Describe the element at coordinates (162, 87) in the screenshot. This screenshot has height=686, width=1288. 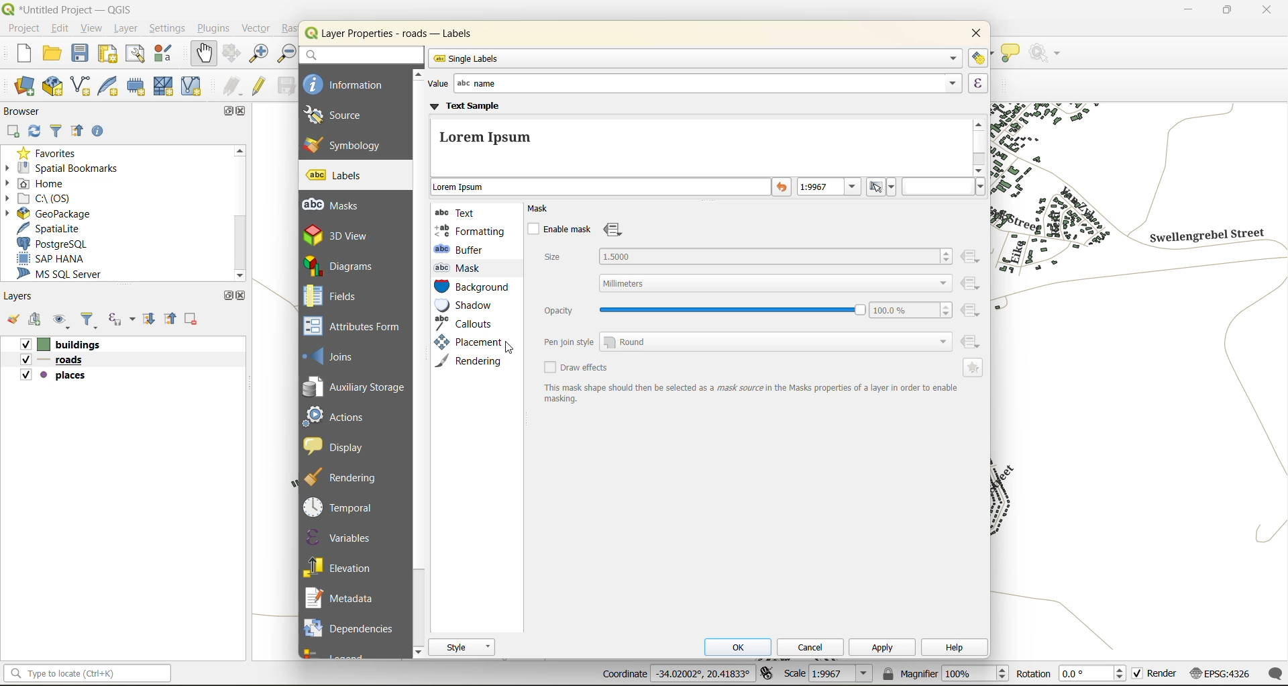
I see `new mesh layer` at that location.